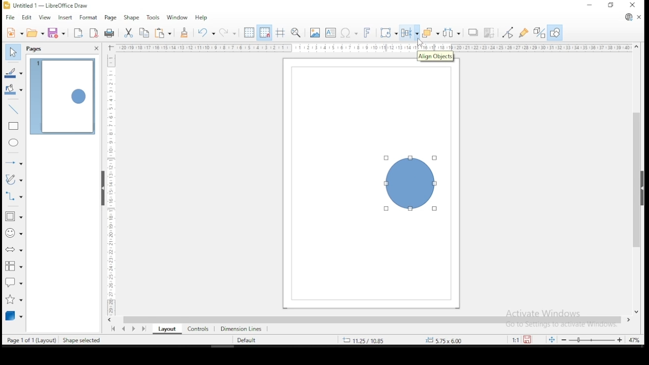  I want to click on callout shapes, so click(14, 282).